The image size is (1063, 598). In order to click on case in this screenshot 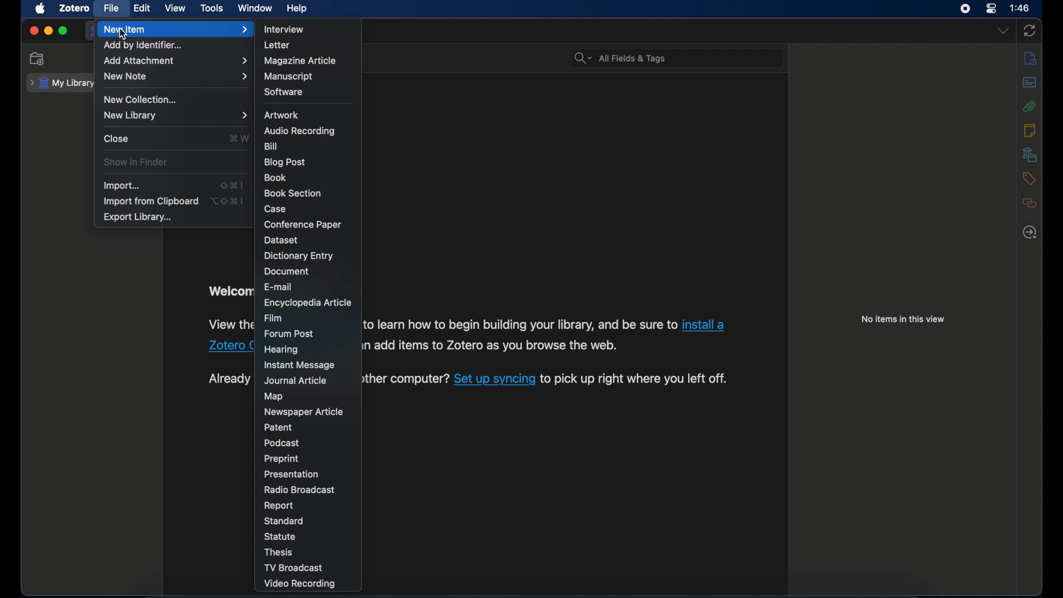, I will do `click(276, 209)`.